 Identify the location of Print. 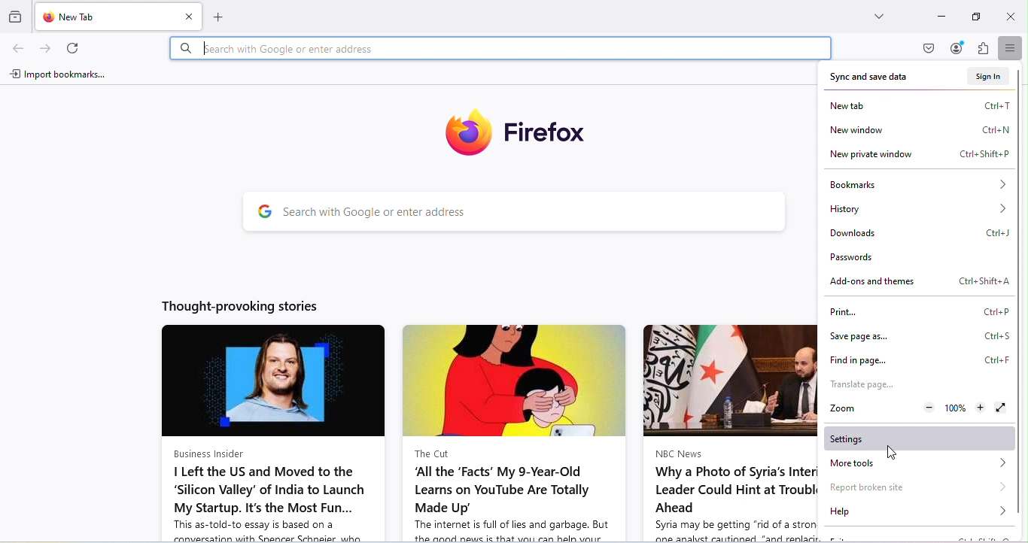
(920, 313).